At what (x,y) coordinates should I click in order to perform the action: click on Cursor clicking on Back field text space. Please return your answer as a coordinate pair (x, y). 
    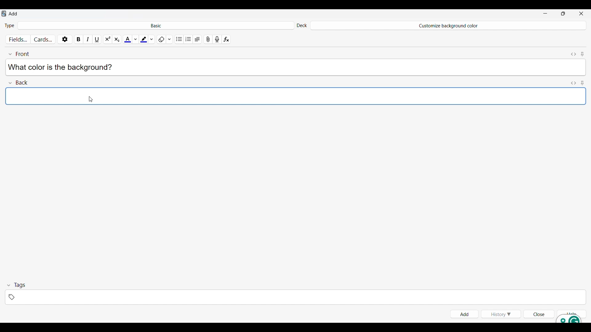
    Looking at the image, I should click on (91, 100).